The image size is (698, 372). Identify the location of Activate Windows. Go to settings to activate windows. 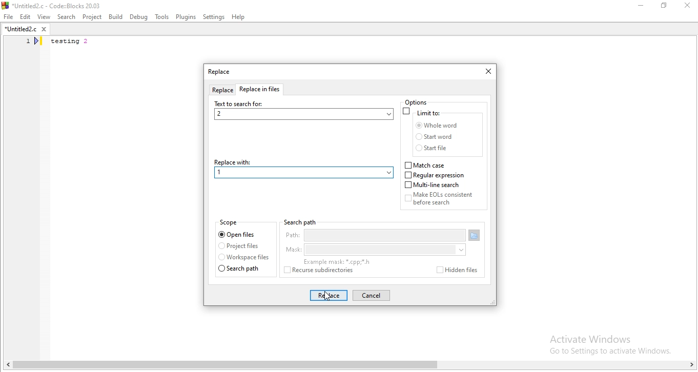
(604, 343).